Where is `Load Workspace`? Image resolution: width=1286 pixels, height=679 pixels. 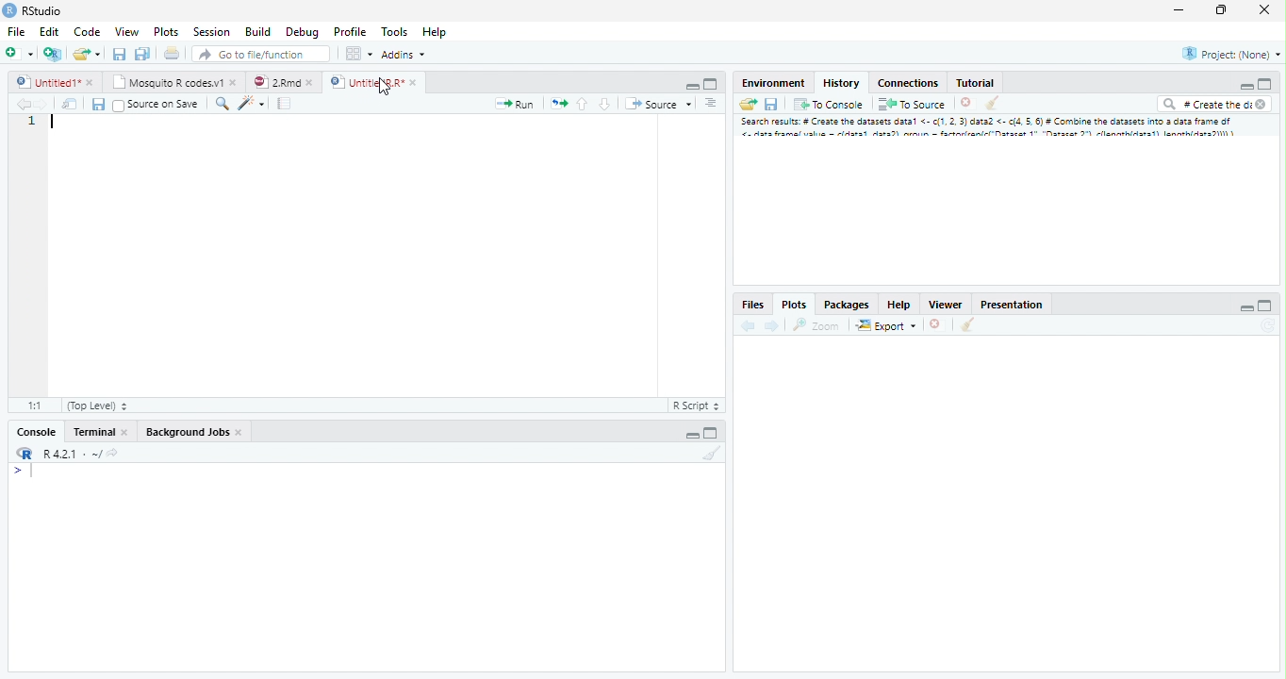
Load Workspace is located at coordinates (750, 107).